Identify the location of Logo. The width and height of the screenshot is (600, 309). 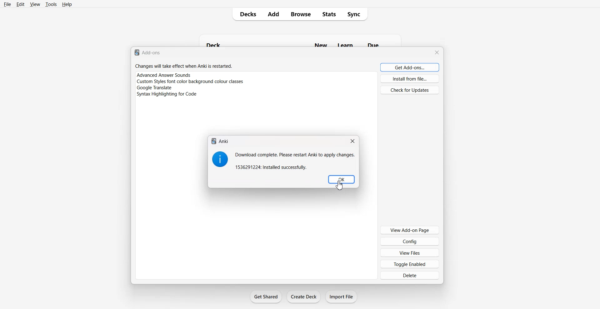
(220, 159).